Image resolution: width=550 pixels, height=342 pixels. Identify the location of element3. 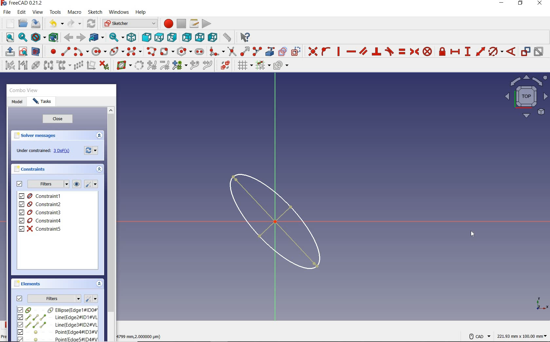
(57, 325).